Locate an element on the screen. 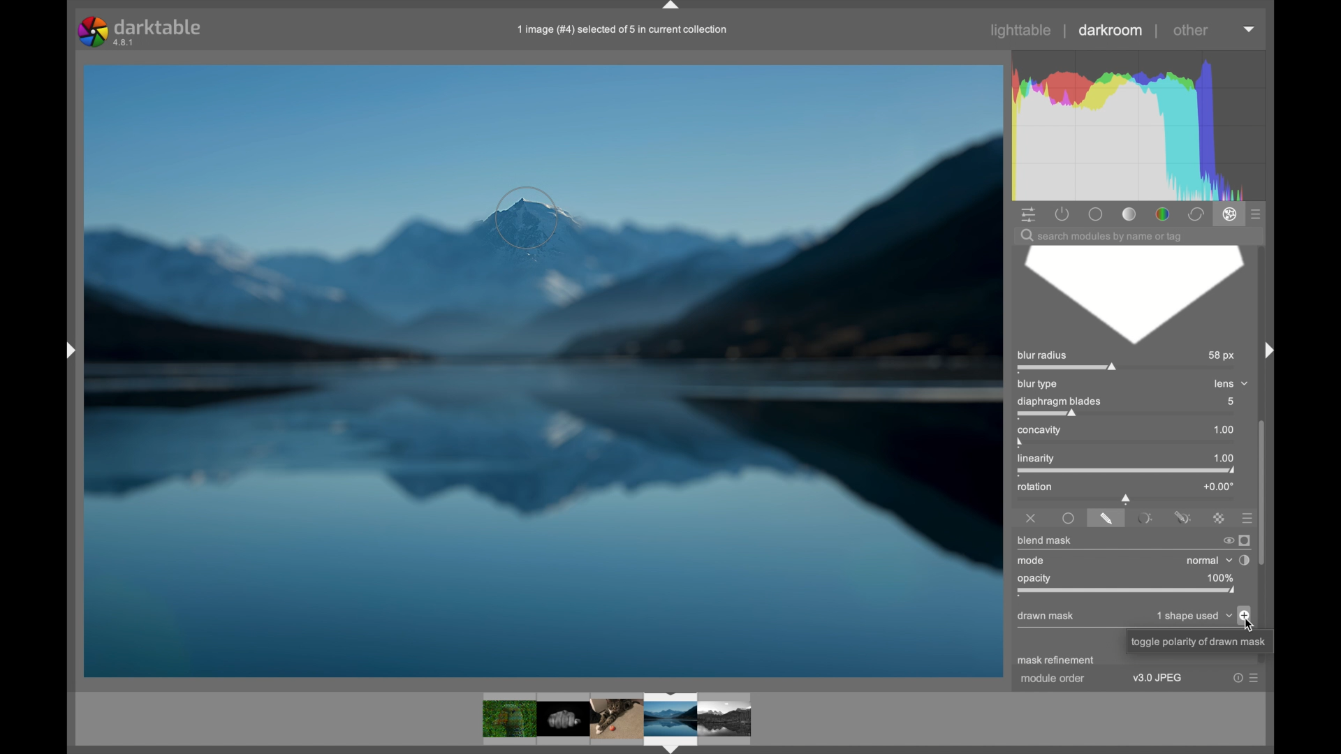 Image resolution: width=1341 pixels, height=754 pixels. no mask used dropdown is located at coordinates (1192, 616).